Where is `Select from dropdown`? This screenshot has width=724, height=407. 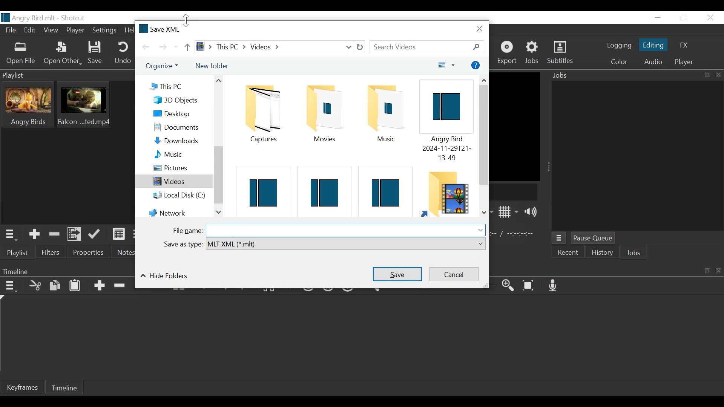 Select from dropdown is located at coordinates (345, 244).